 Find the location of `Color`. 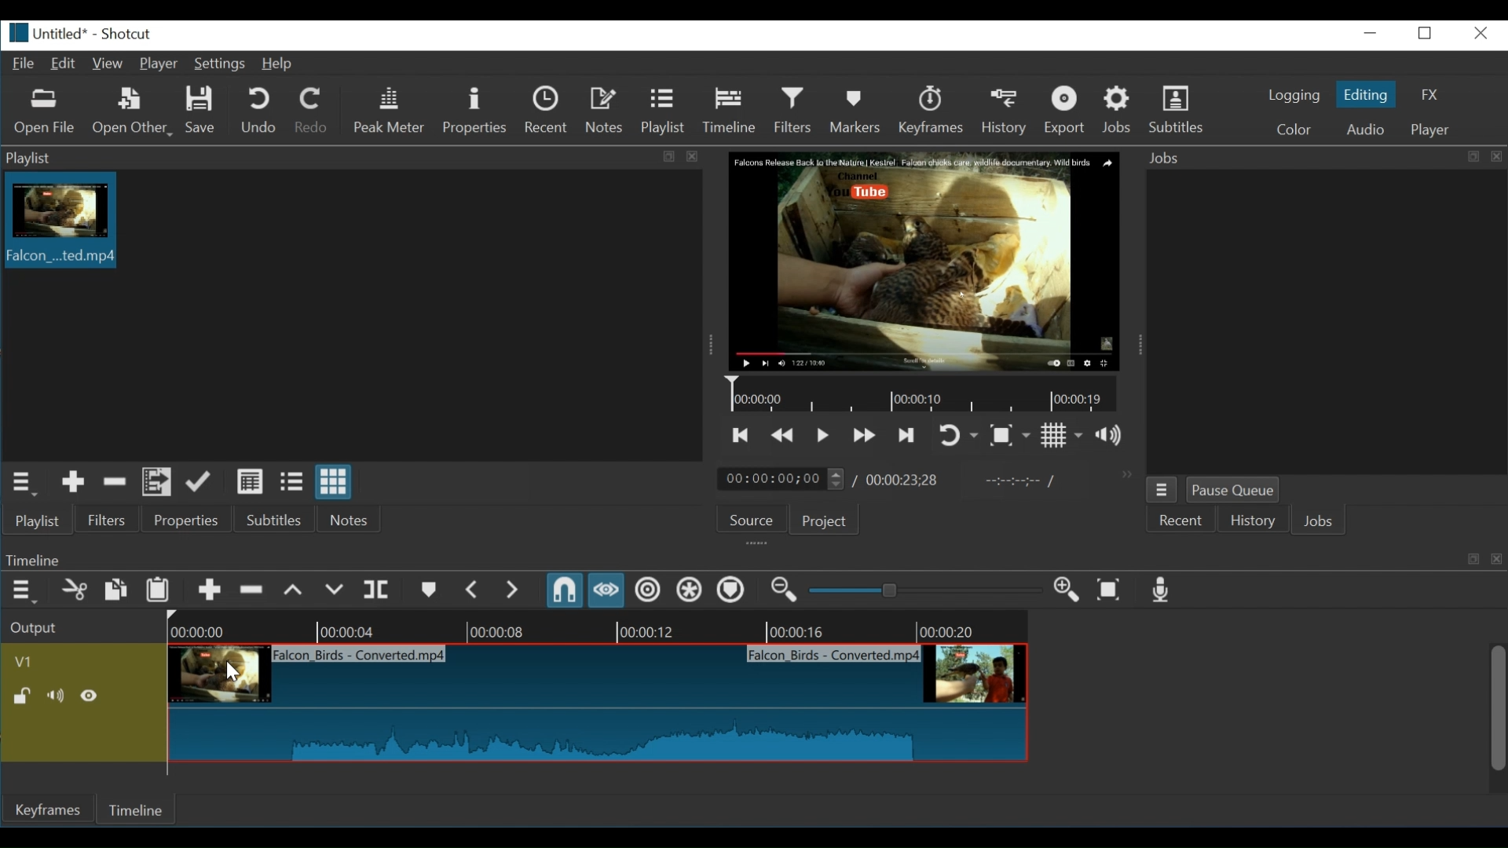

Color is located at coordinates (1294, 129).